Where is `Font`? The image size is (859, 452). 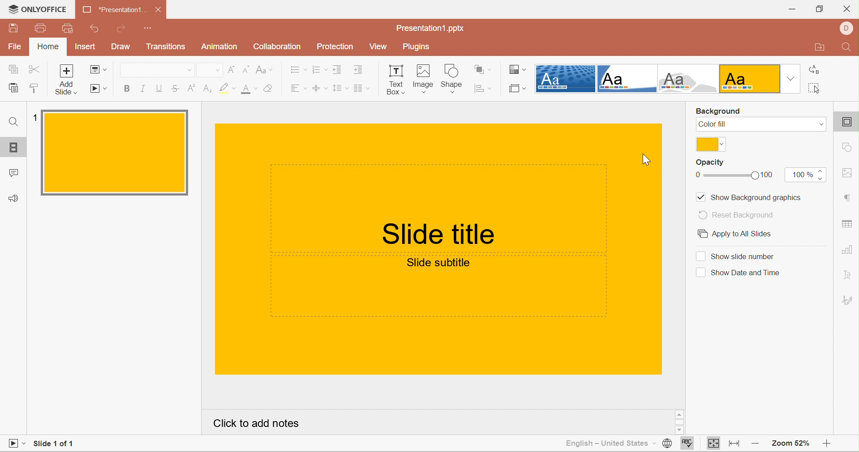
Font is located at coordinates (153, 72).